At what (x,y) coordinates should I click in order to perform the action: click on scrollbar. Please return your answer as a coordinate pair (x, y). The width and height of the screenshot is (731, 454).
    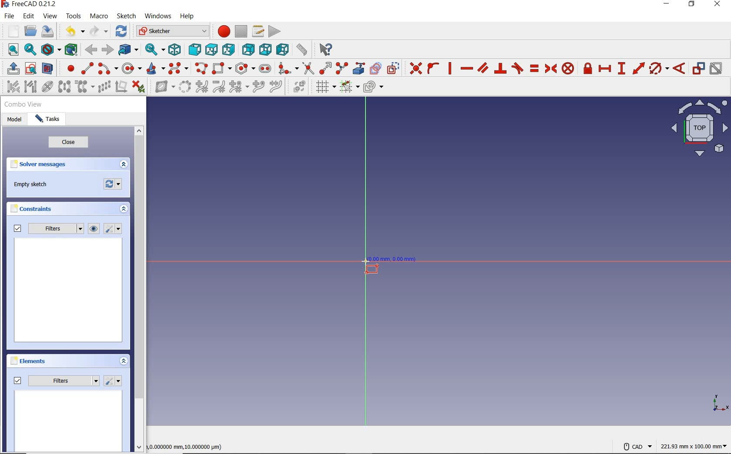
    Looking at the image, I should click on (140, 290).